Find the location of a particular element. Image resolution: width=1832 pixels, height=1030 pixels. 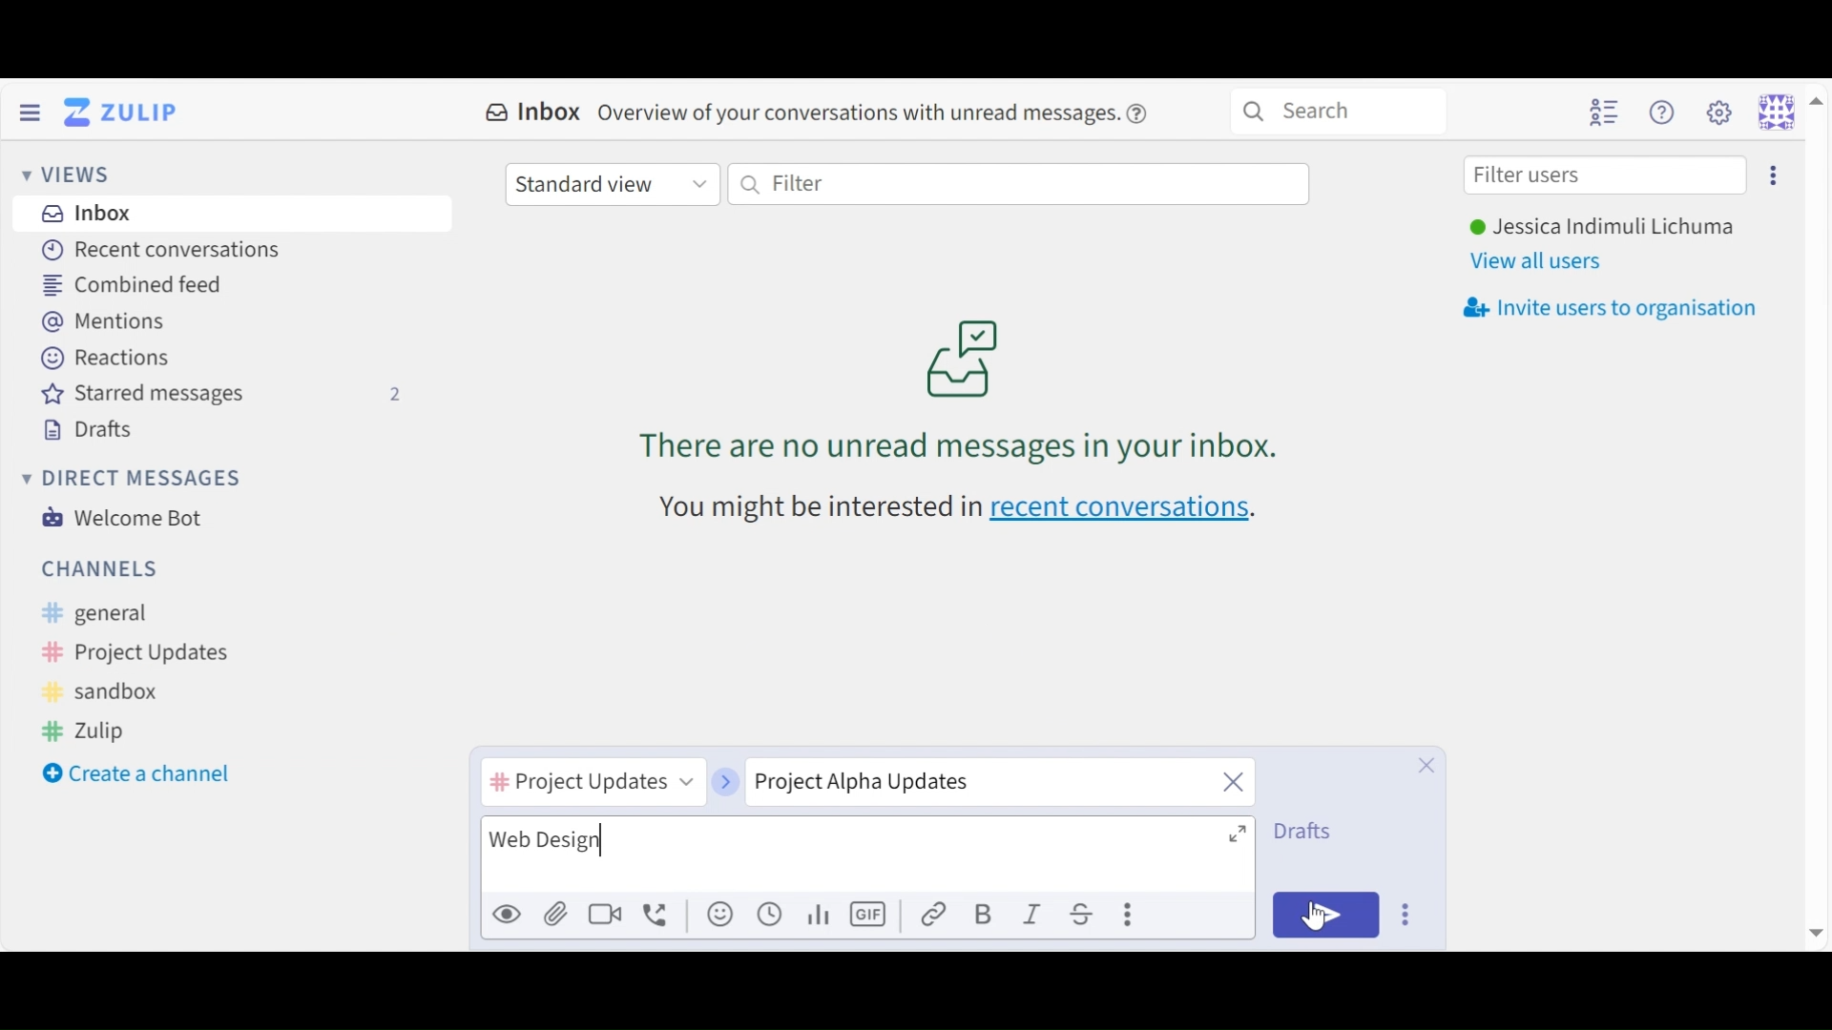

Drafts is located at coordinates (1308, 831).